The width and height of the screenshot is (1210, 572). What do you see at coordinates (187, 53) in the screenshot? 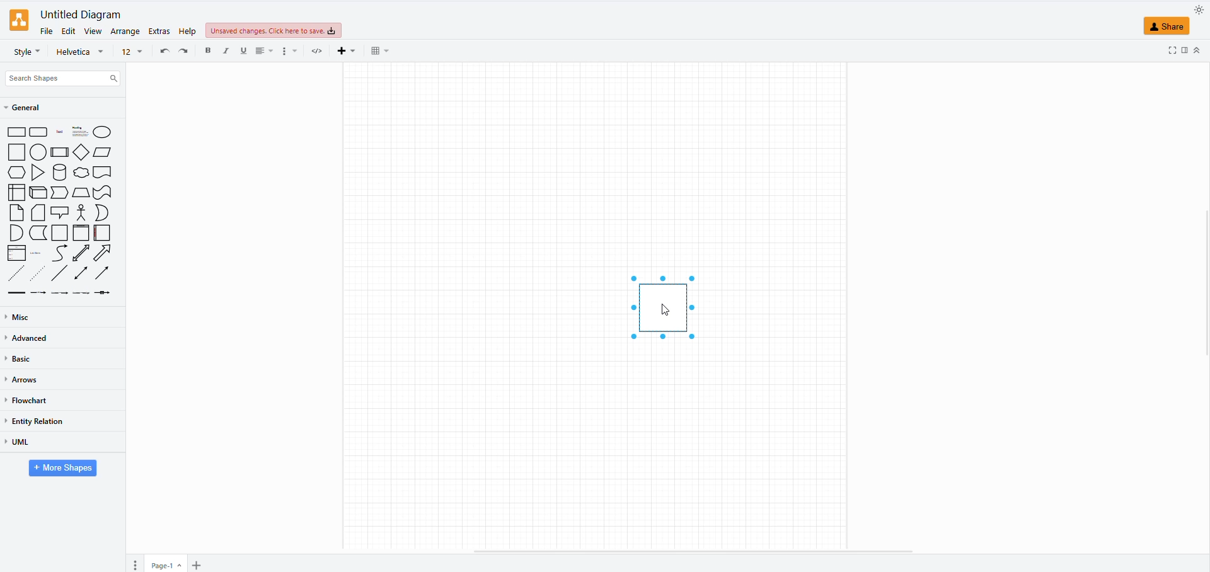
I see `redo` at bounding box center [187, 53].